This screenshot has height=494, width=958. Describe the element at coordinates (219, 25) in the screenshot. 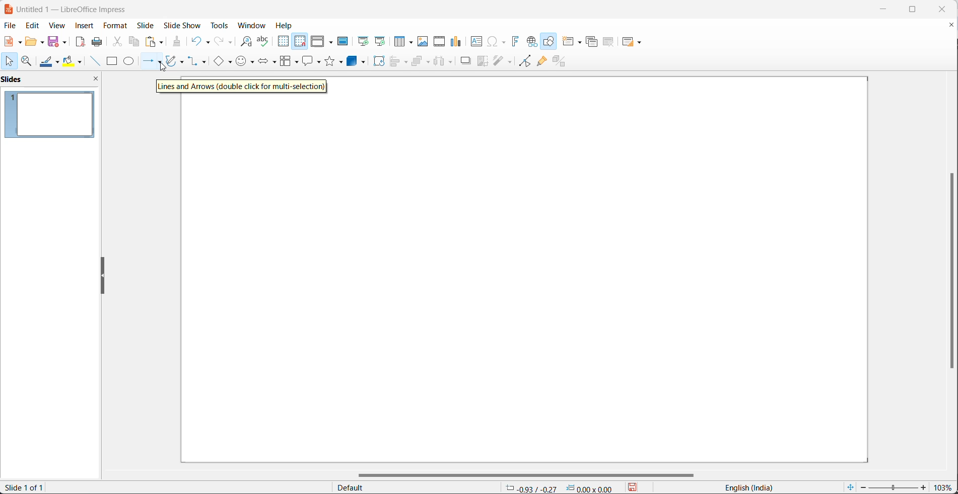

I see `tools` at that location.